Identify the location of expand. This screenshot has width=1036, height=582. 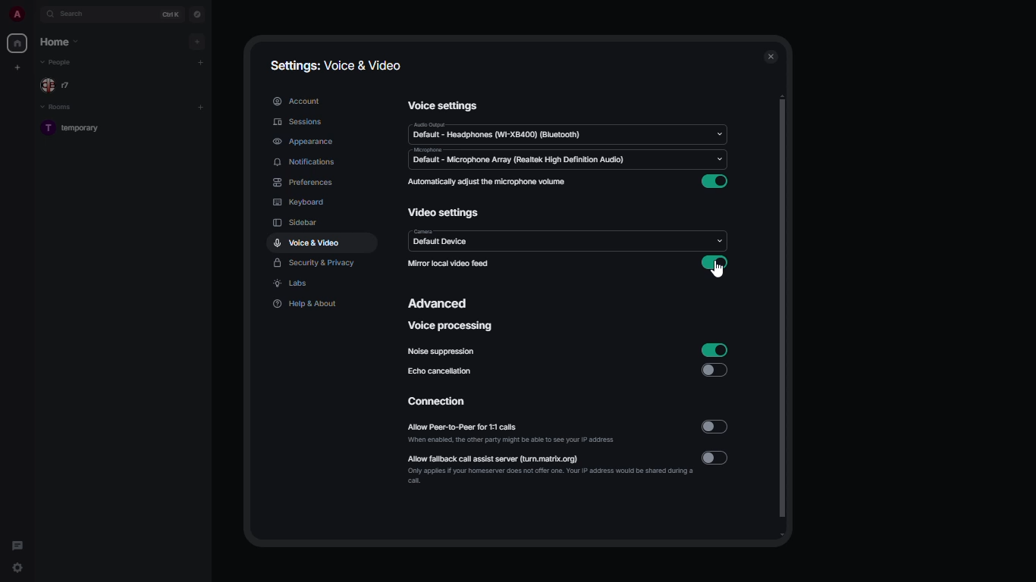
(34, 15).